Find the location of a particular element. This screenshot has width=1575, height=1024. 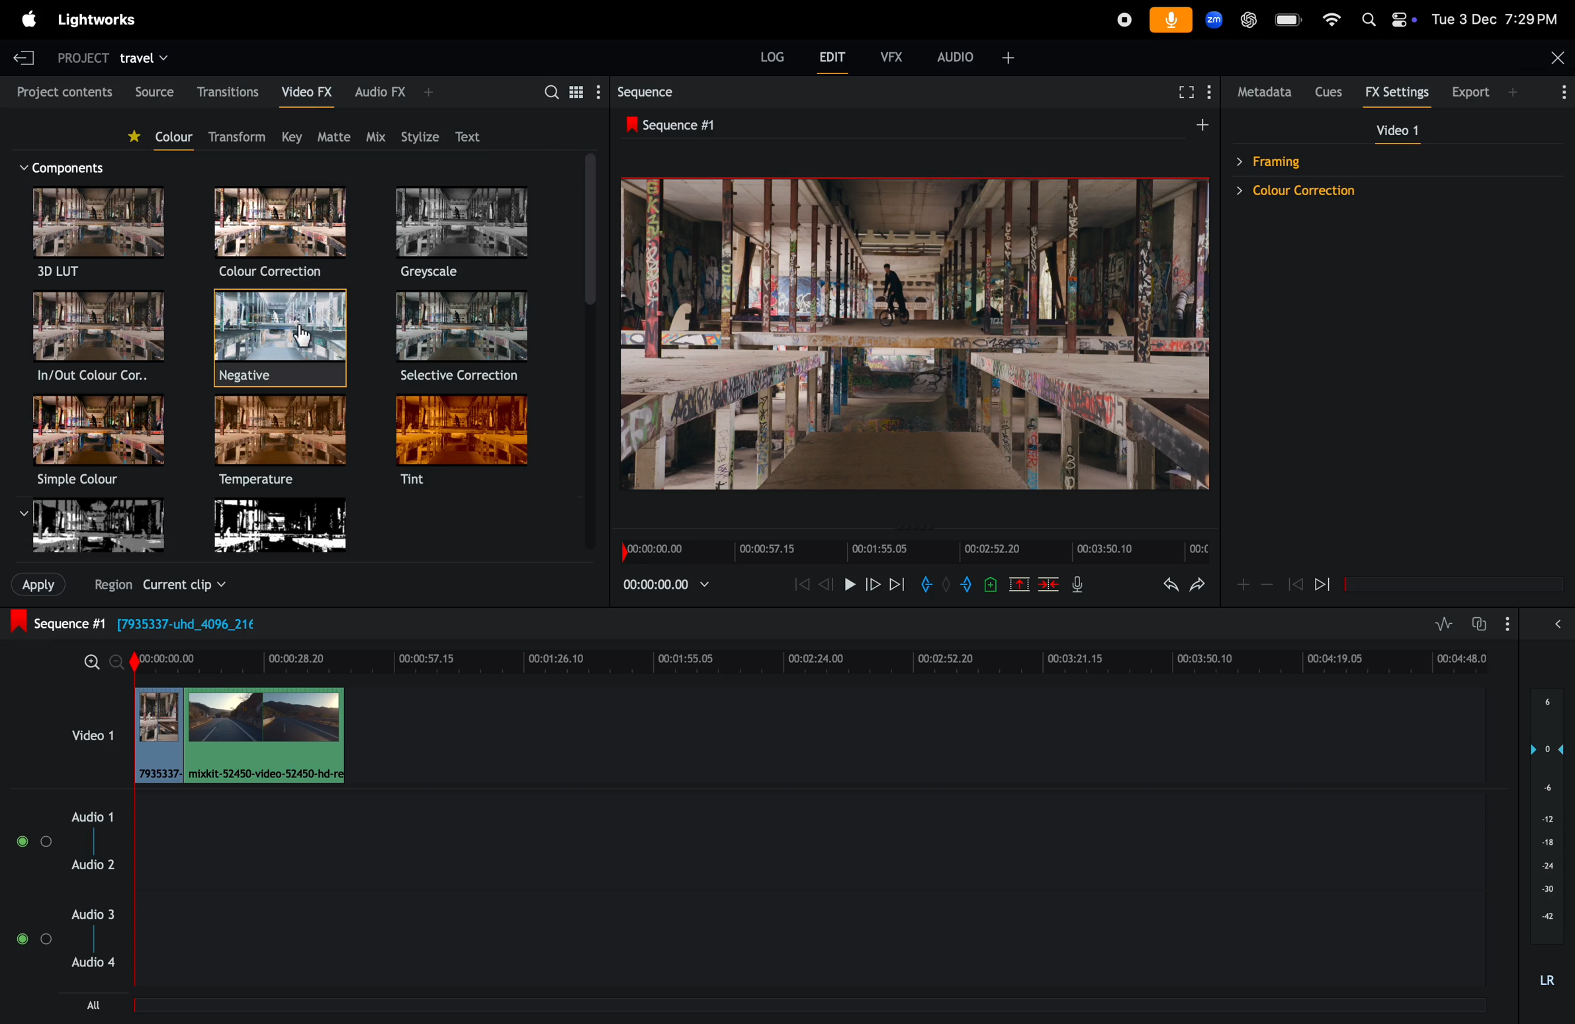

negative is located at coordinates (282, 340).